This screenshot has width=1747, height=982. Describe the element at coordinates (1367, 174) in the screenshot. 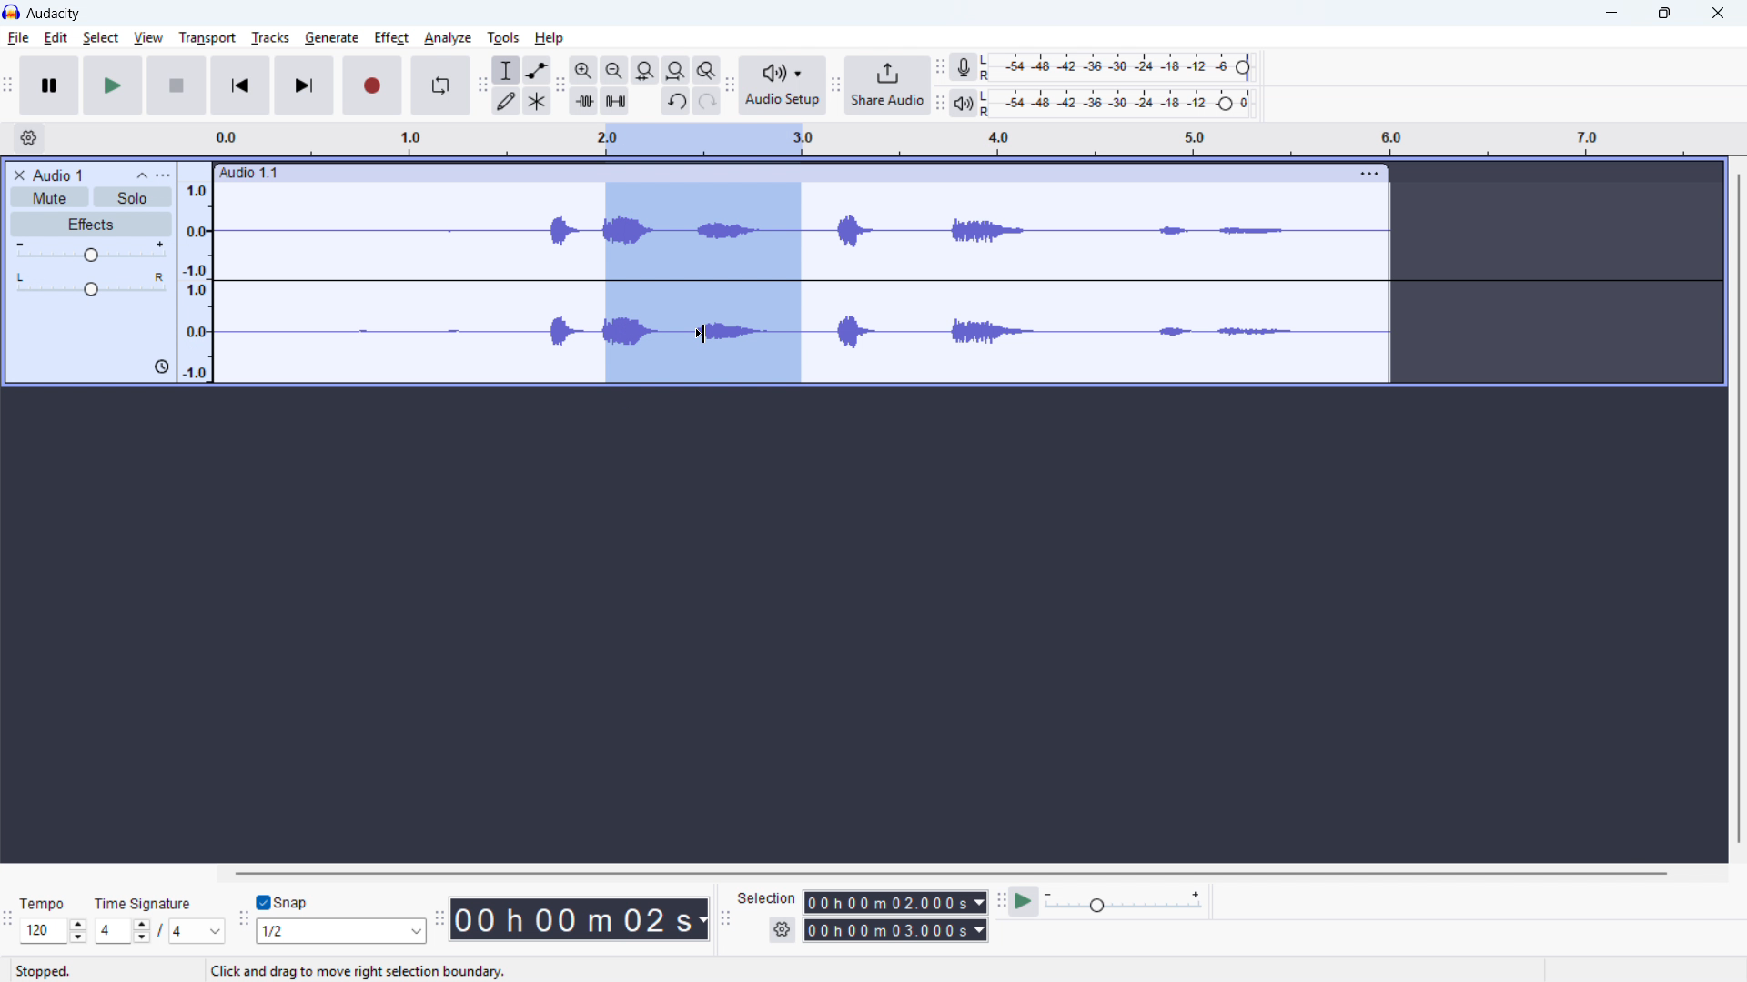

I see `Track options` at that location.